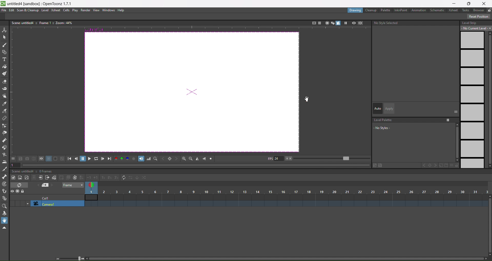 Image resolution: width=492 pixels, height=261 pixels. What do you see at coordinates (141, 159) in the screenshot?
I see `soundtrack` at bounding box center [141, 159].